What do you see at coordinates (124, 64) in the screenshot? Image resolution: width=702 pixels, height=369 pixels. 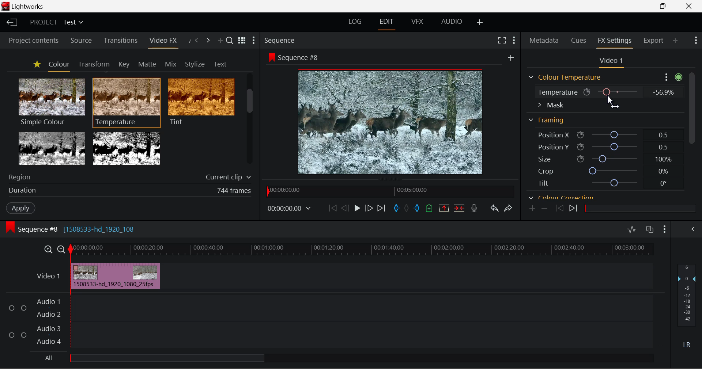 I see `Key` at bounding box center [124, 64].